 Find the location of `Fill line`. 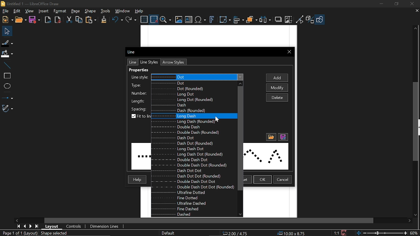

Fill line is located at coordinates (7, 43).